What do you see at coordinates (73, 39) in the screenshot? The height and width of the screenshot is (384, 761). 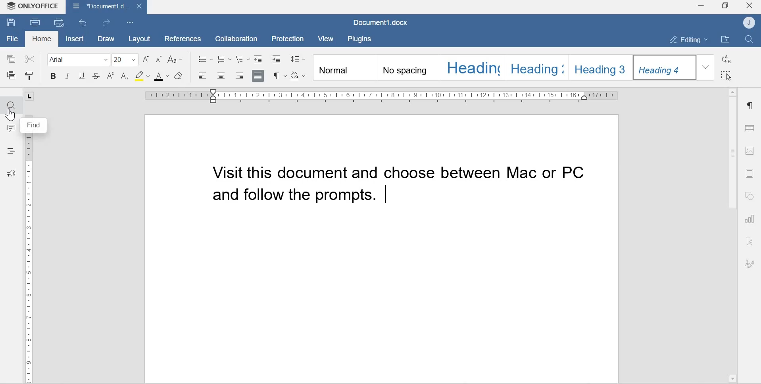 I see `Insert` at bounding box center [73, 39].